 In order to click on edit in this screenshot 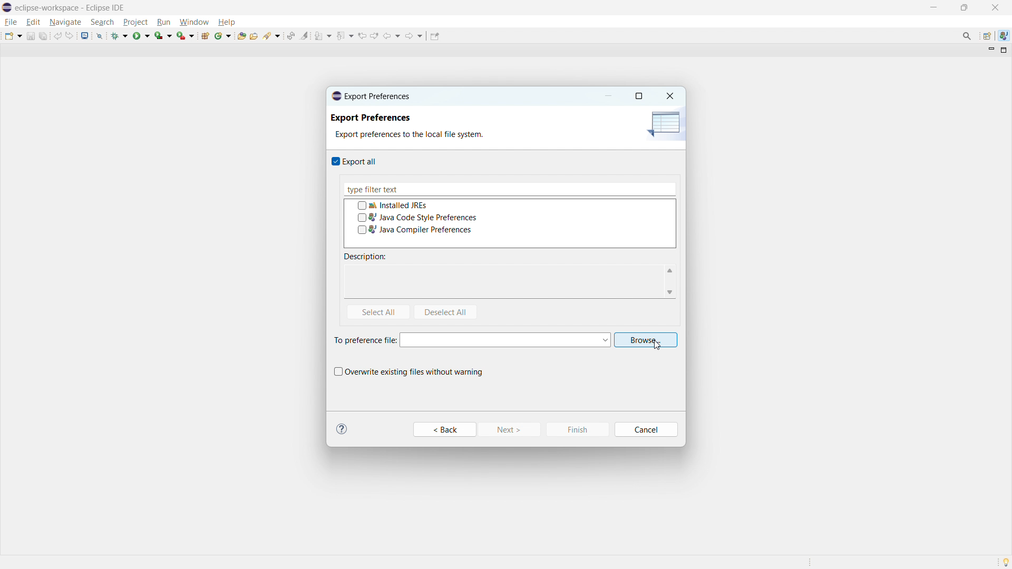, I will do `click(33, 22)`.